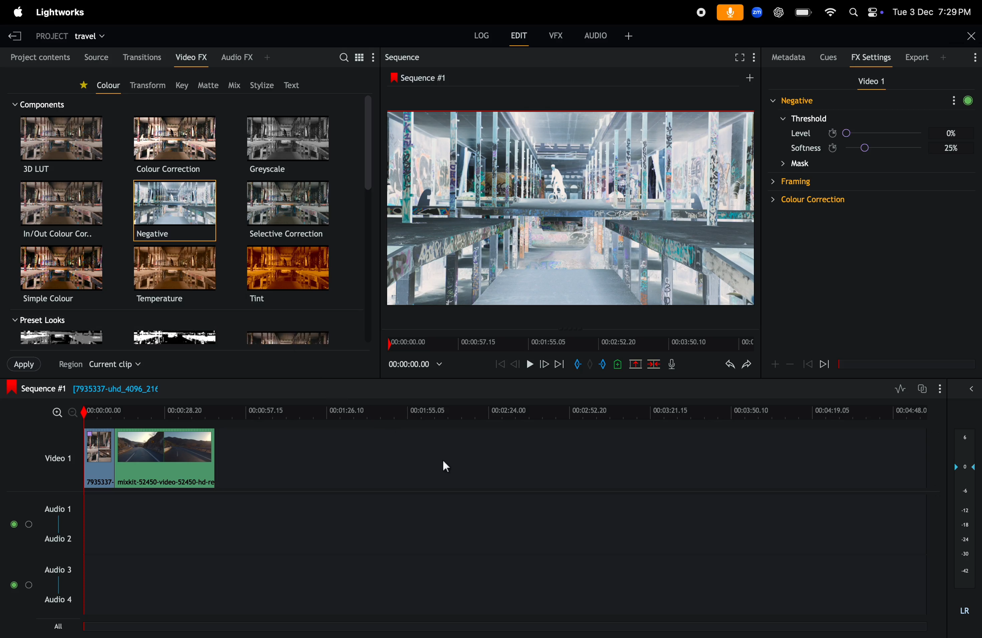  I want to click on redo, so click(746, 365).